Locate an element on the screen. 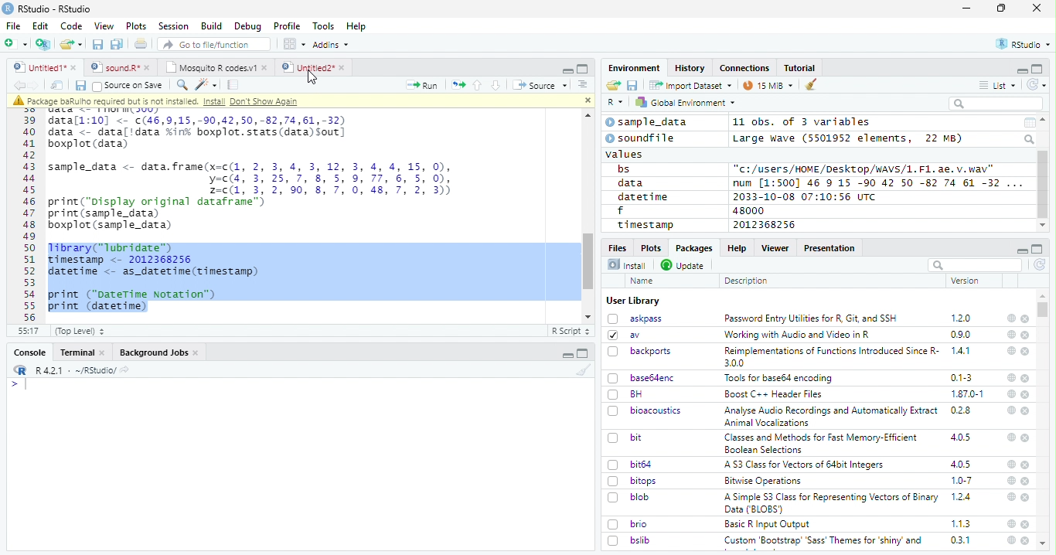  BH is located at coordinates (627, 394).